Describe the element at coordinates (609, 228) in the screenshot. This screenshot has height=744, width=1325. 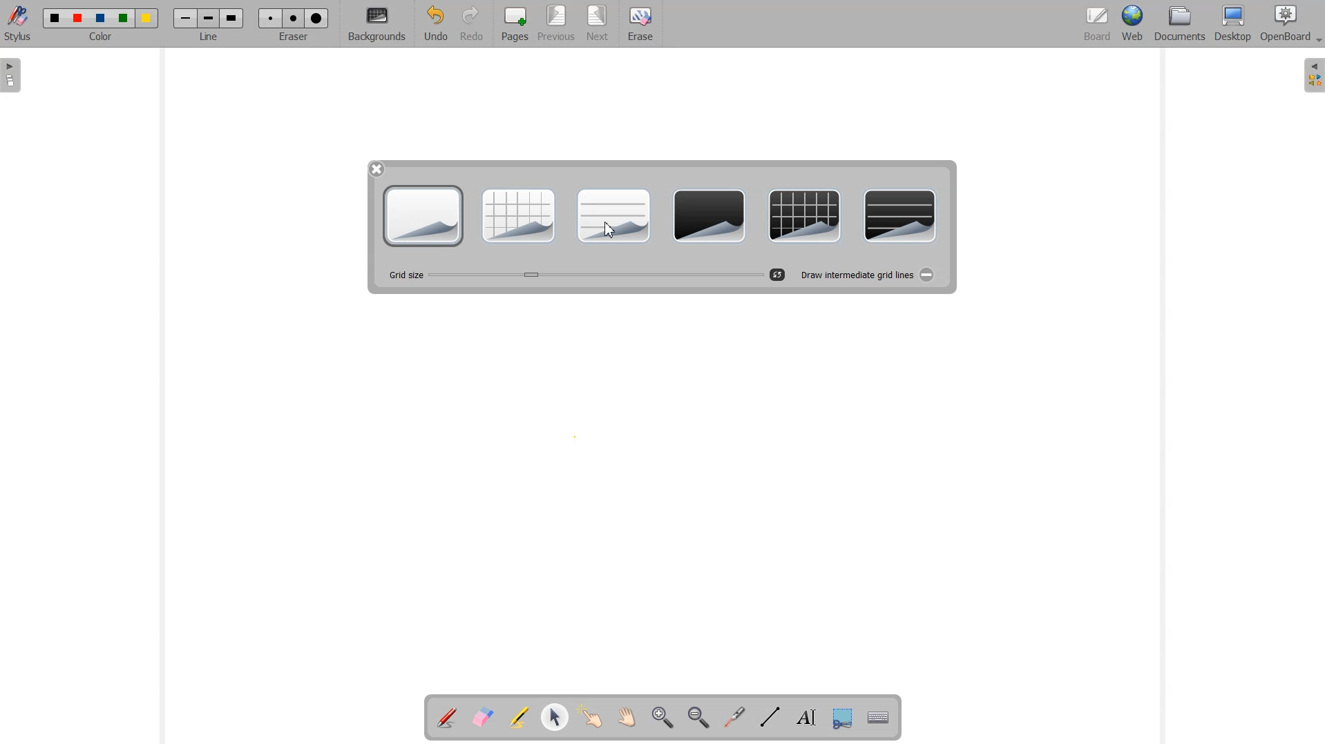
I see `Cursor` at that location.